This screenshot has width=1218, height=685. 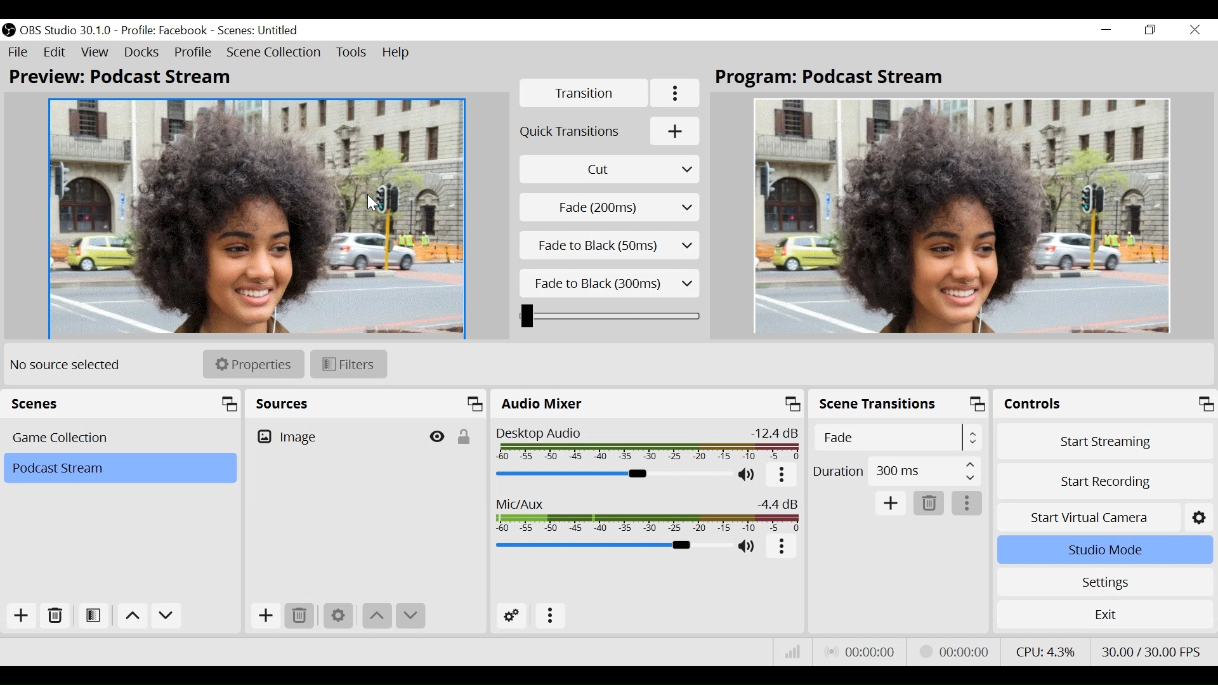 I want to click on Settings, so click(x=1103, y=582).